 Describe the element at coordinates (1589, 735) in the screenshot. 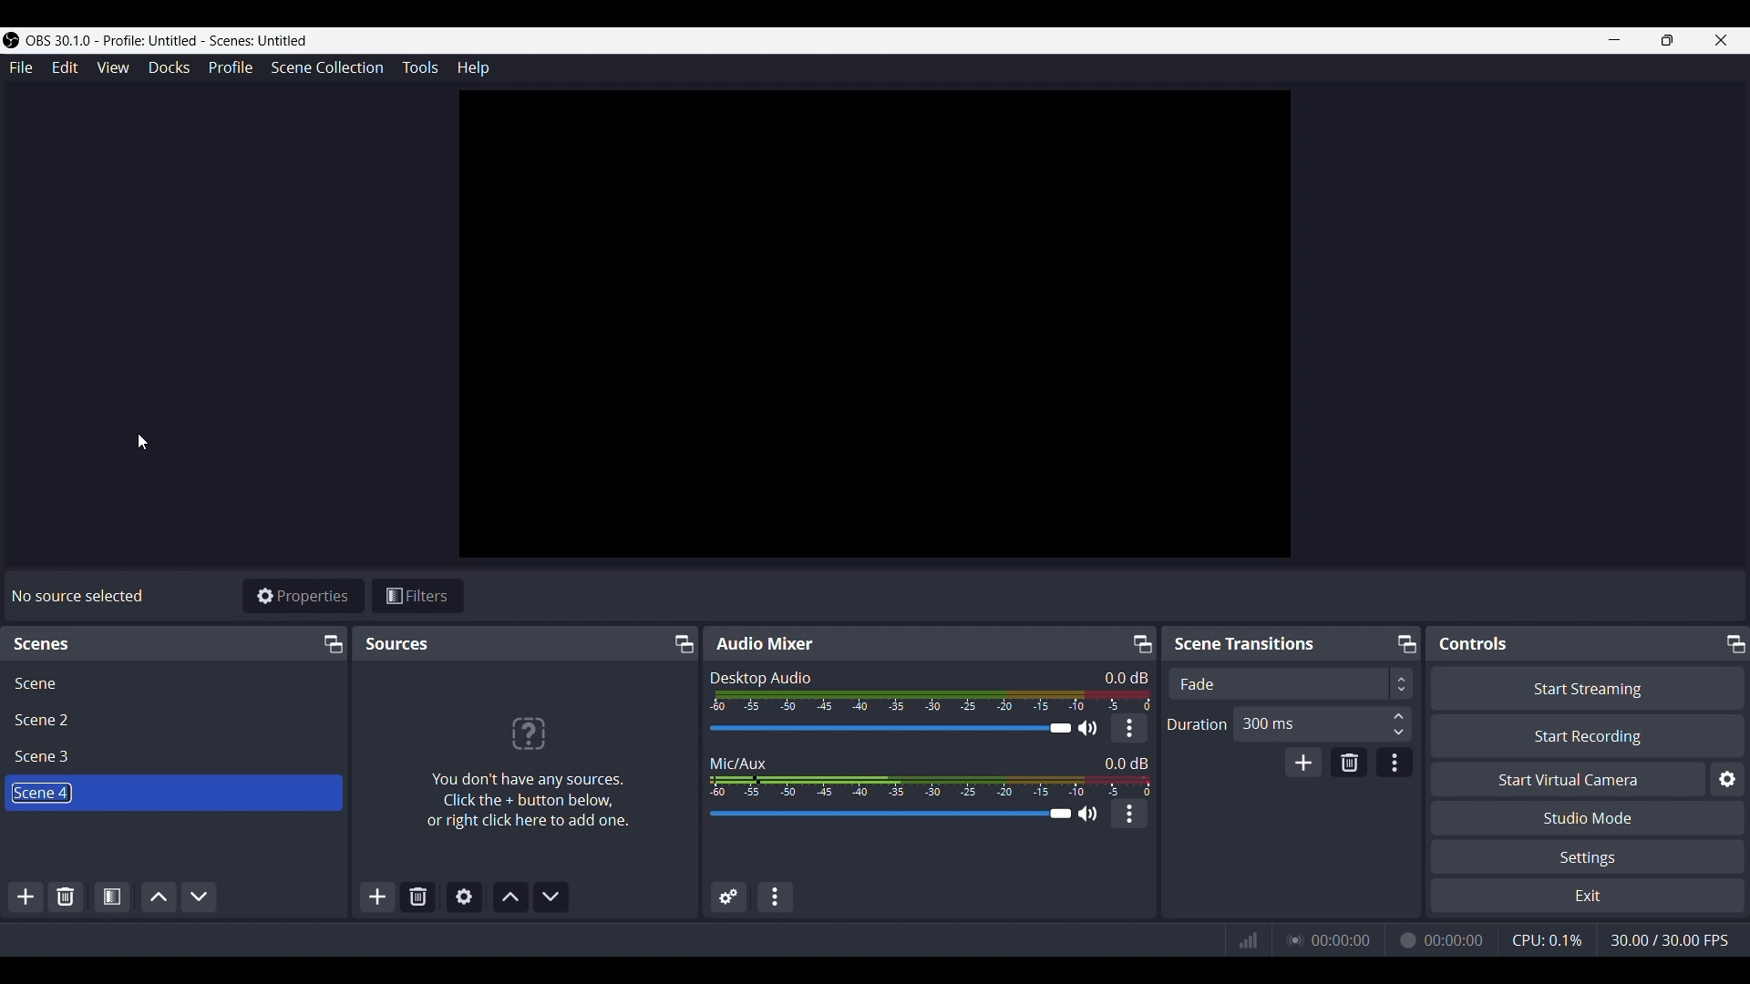

I see `Start Recording` at that location.